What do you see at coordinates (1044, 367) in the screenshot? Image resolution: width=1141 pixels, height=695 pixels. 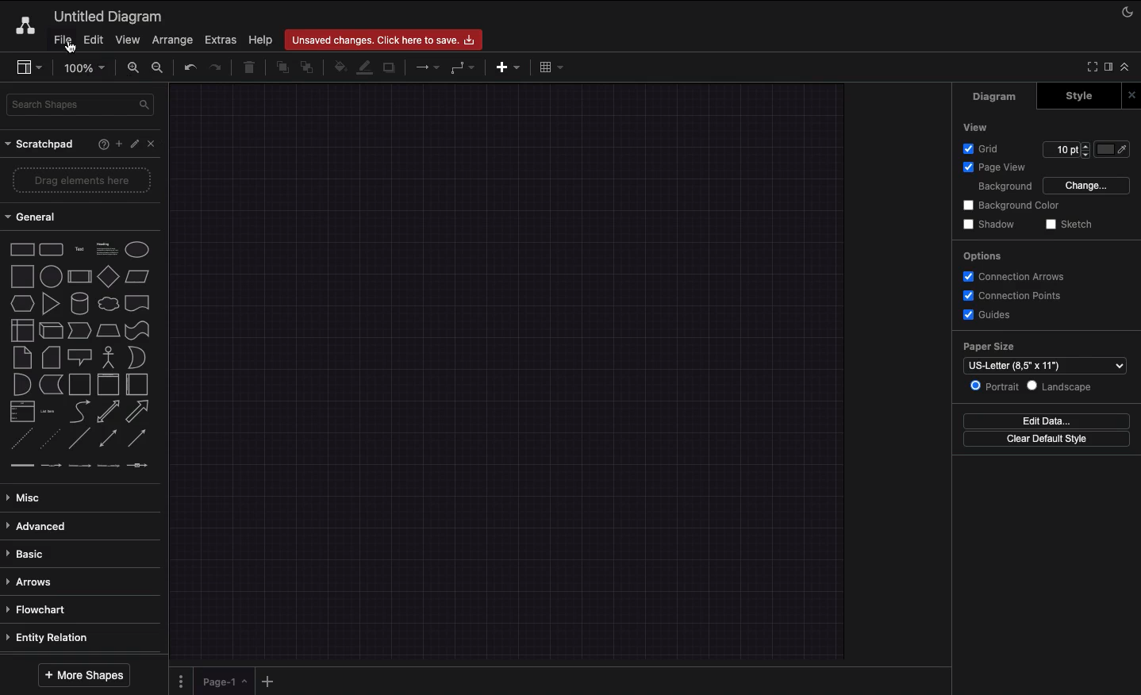 I see `US-Letter (8.5" x 11") ` at bounding box center [1044, 367].